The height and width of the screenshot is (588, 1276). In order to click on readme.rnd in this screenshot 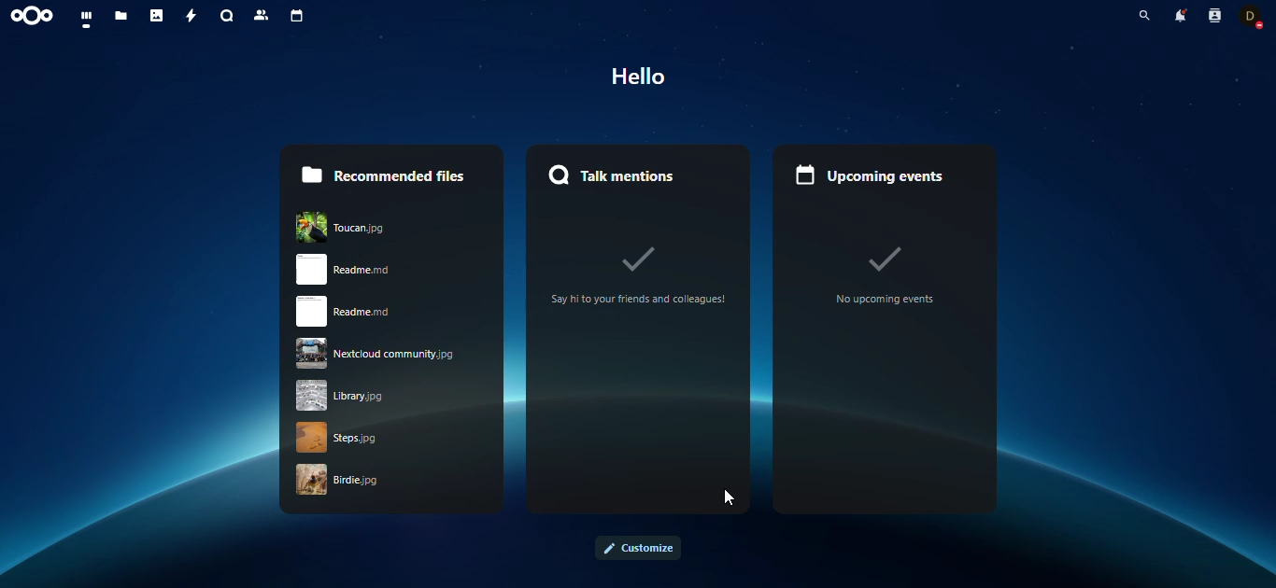, I will do `click(377, 312)`.